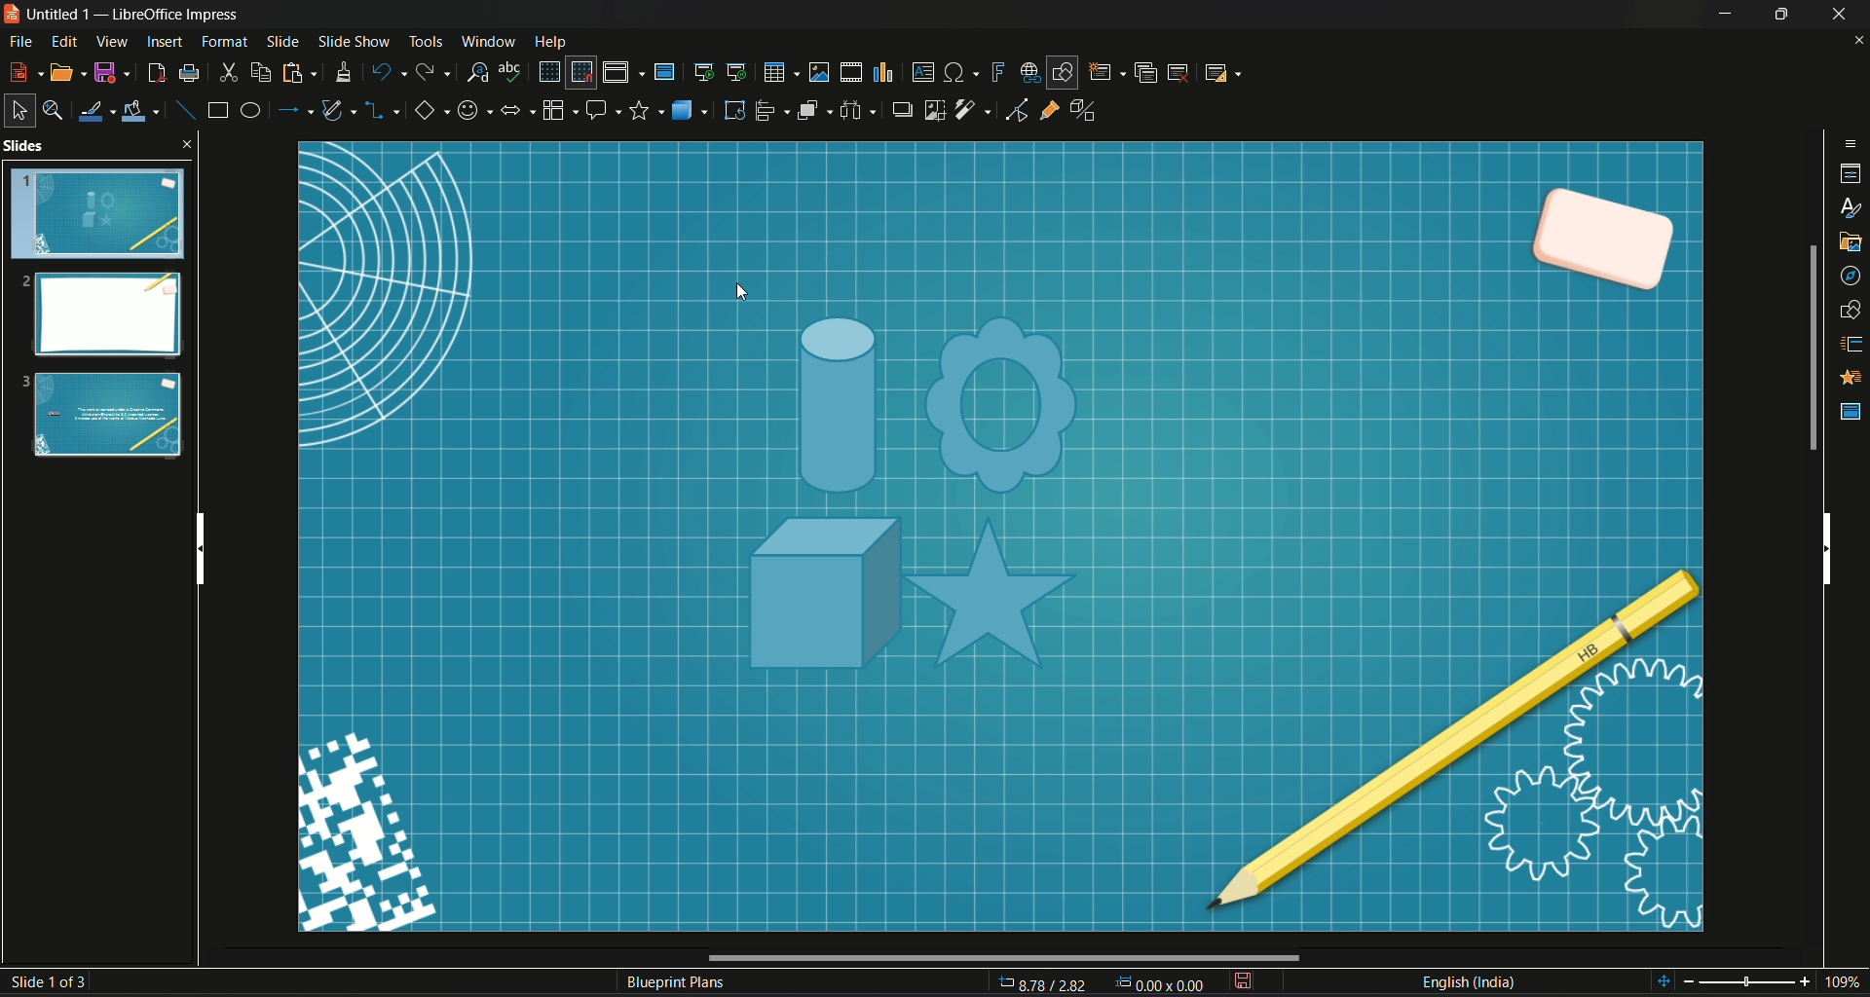  Describe the element at coordinates (69, 72) in the screenshot. I see `open` at that location.